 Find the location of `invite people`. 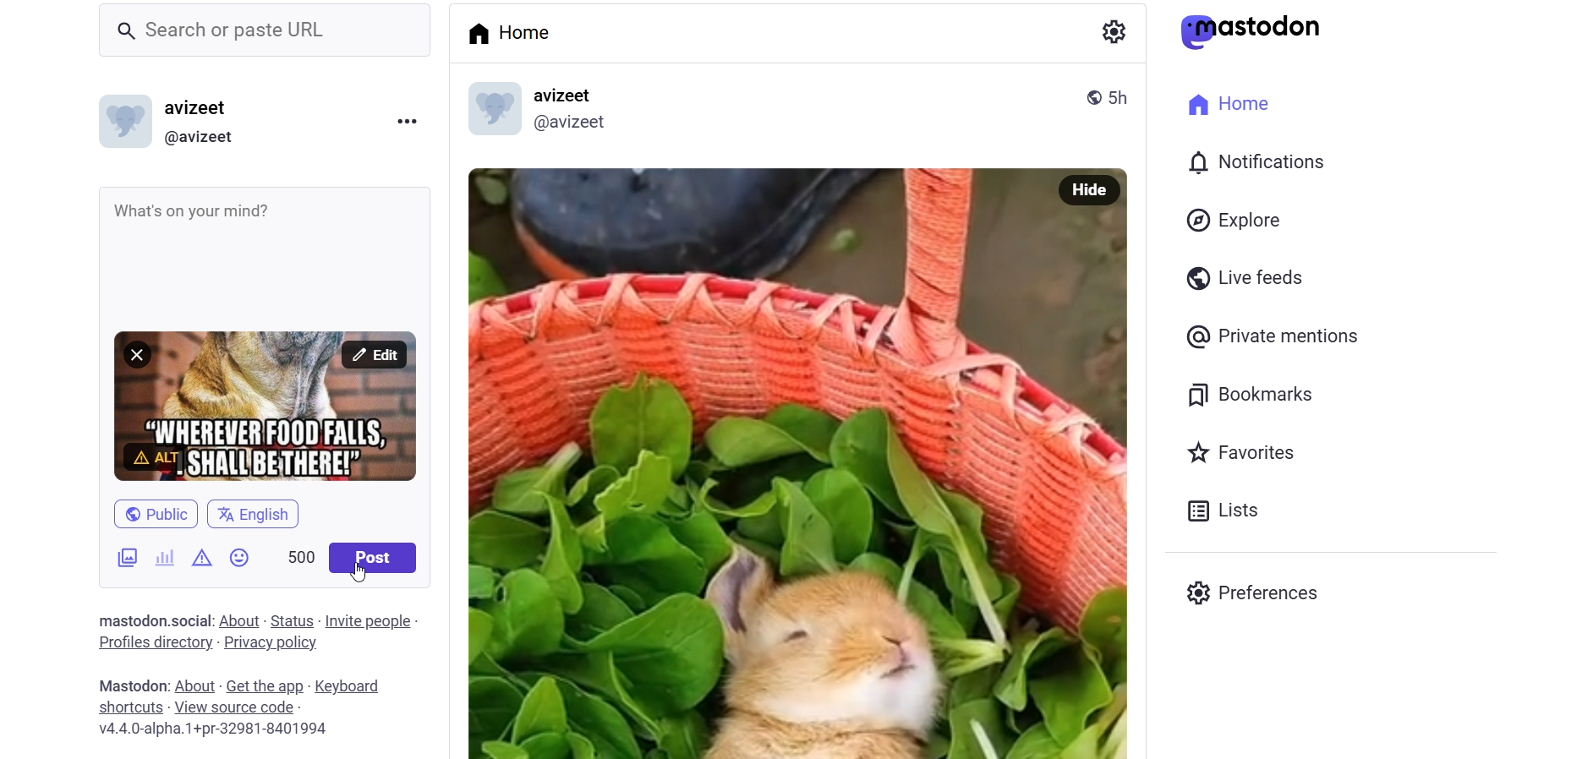

invite people is located at coordinates (371, 620).